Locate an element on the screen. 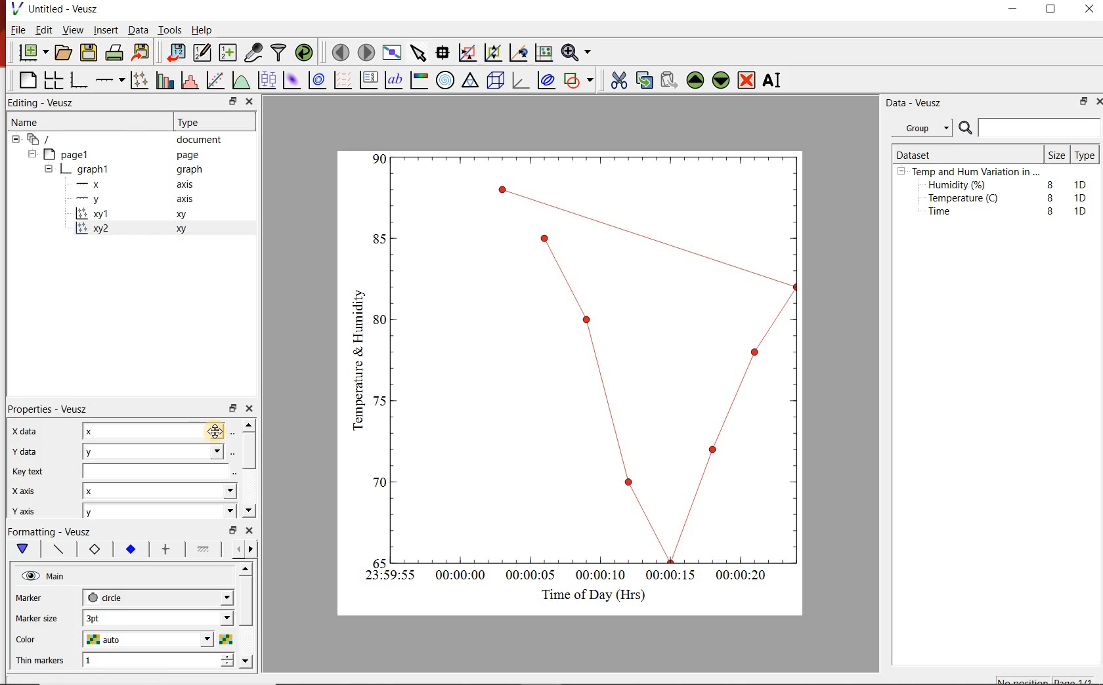  View is located at coordinates (73, 30).